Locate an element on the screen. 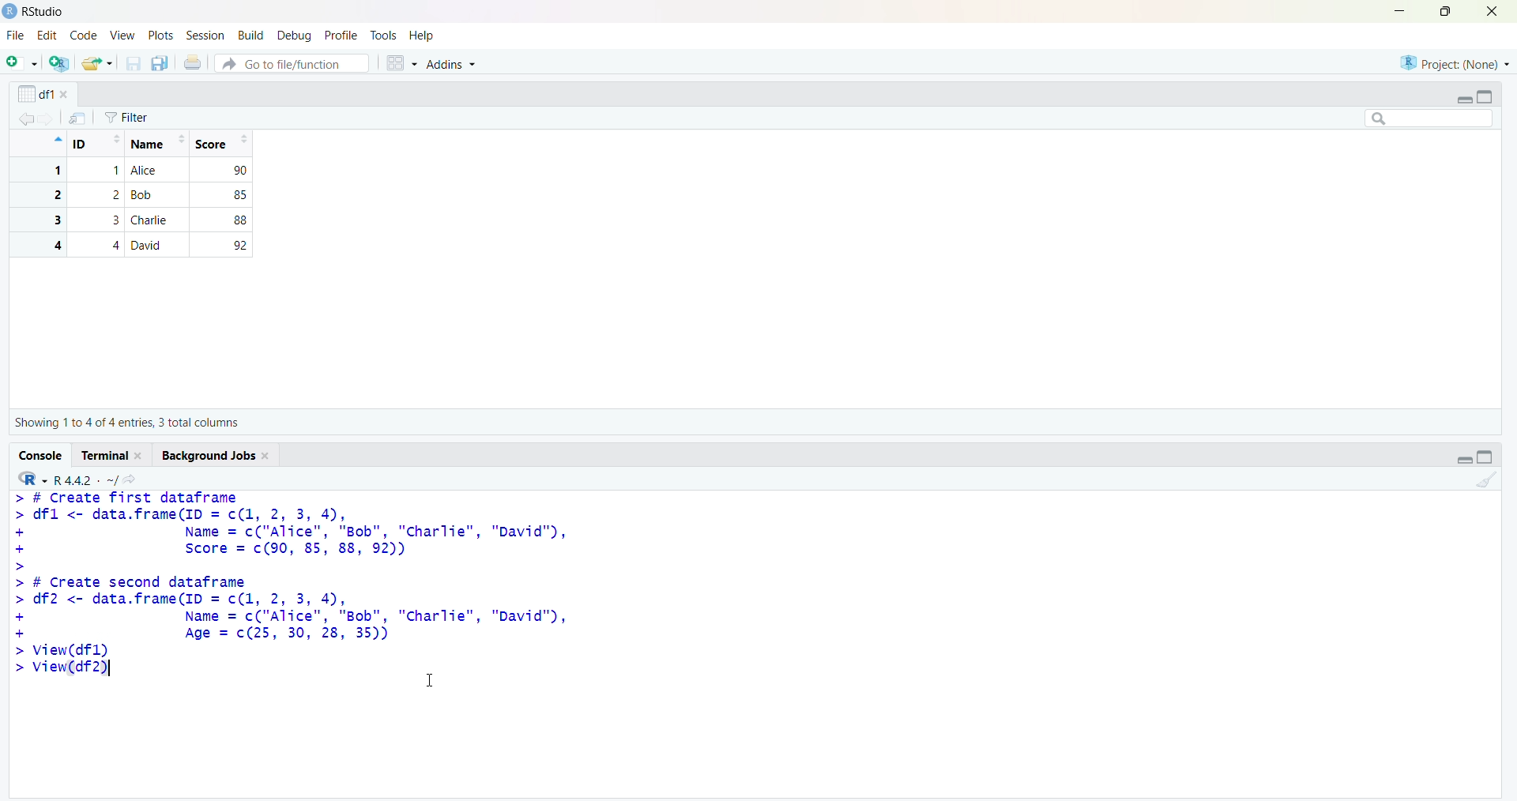 The width and height of the screenshot is (1517, 801). 3 3 Charlie 88 is located at coordinates (136, 220).